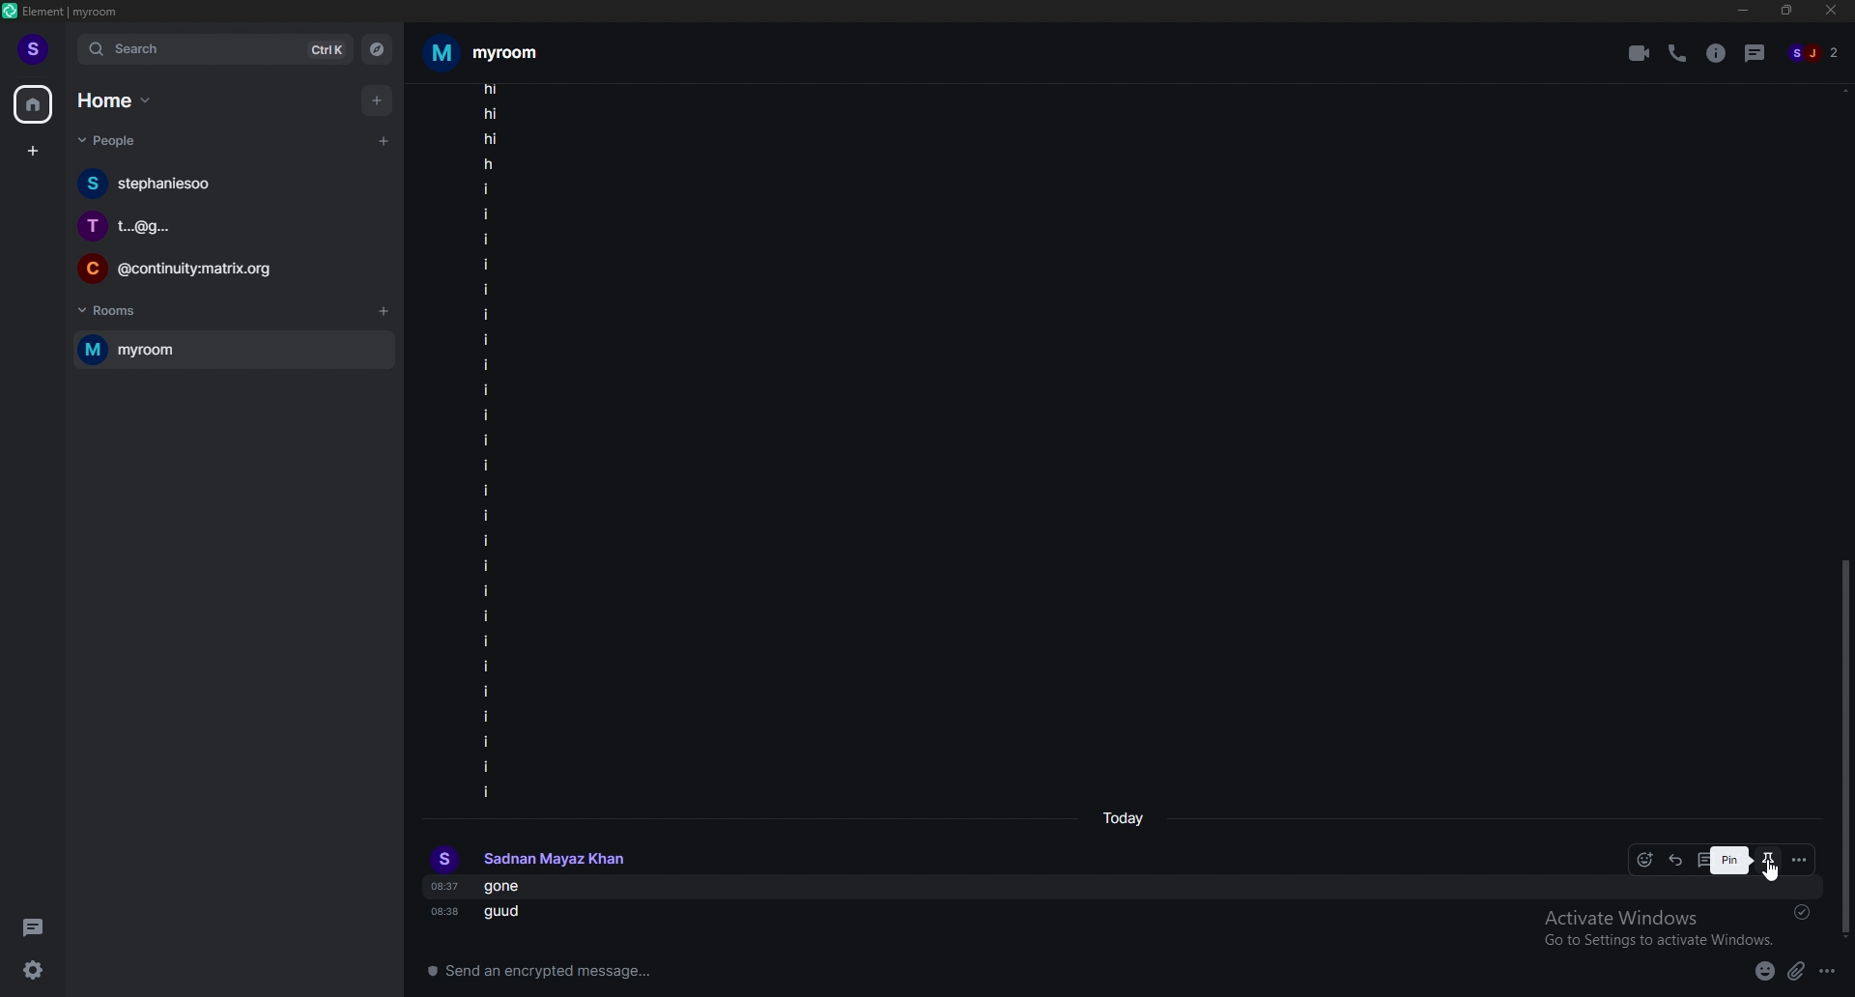 The image size is (1855, 997). Describe the element at coordinates (490, 52) in the screenshot. I see `room name` at that location.